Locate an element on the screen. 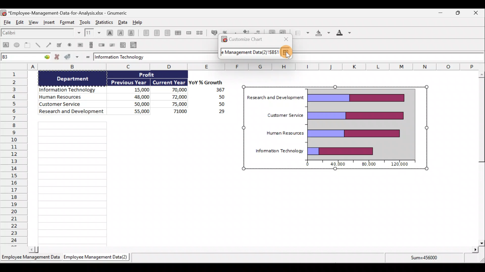  Document name is located at coordinates (65, 12).